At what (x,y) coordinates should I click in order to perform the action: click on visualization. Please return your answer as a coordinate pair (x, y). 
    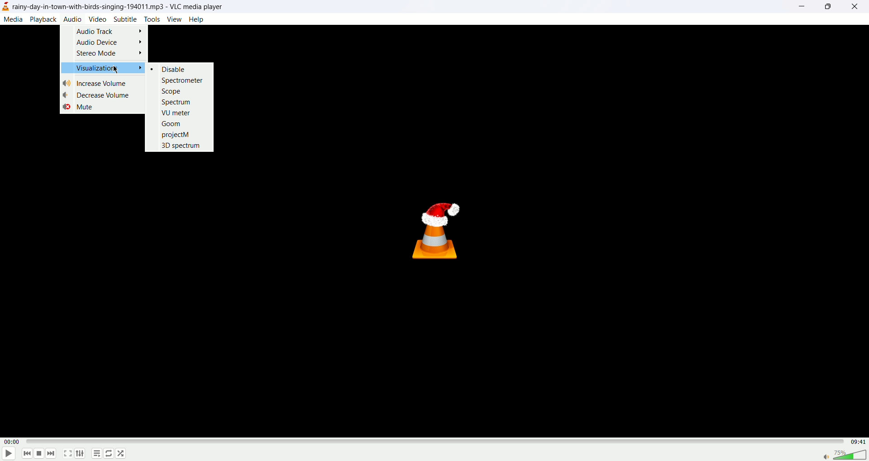
    Looking at the image, I should click on (105, 67).